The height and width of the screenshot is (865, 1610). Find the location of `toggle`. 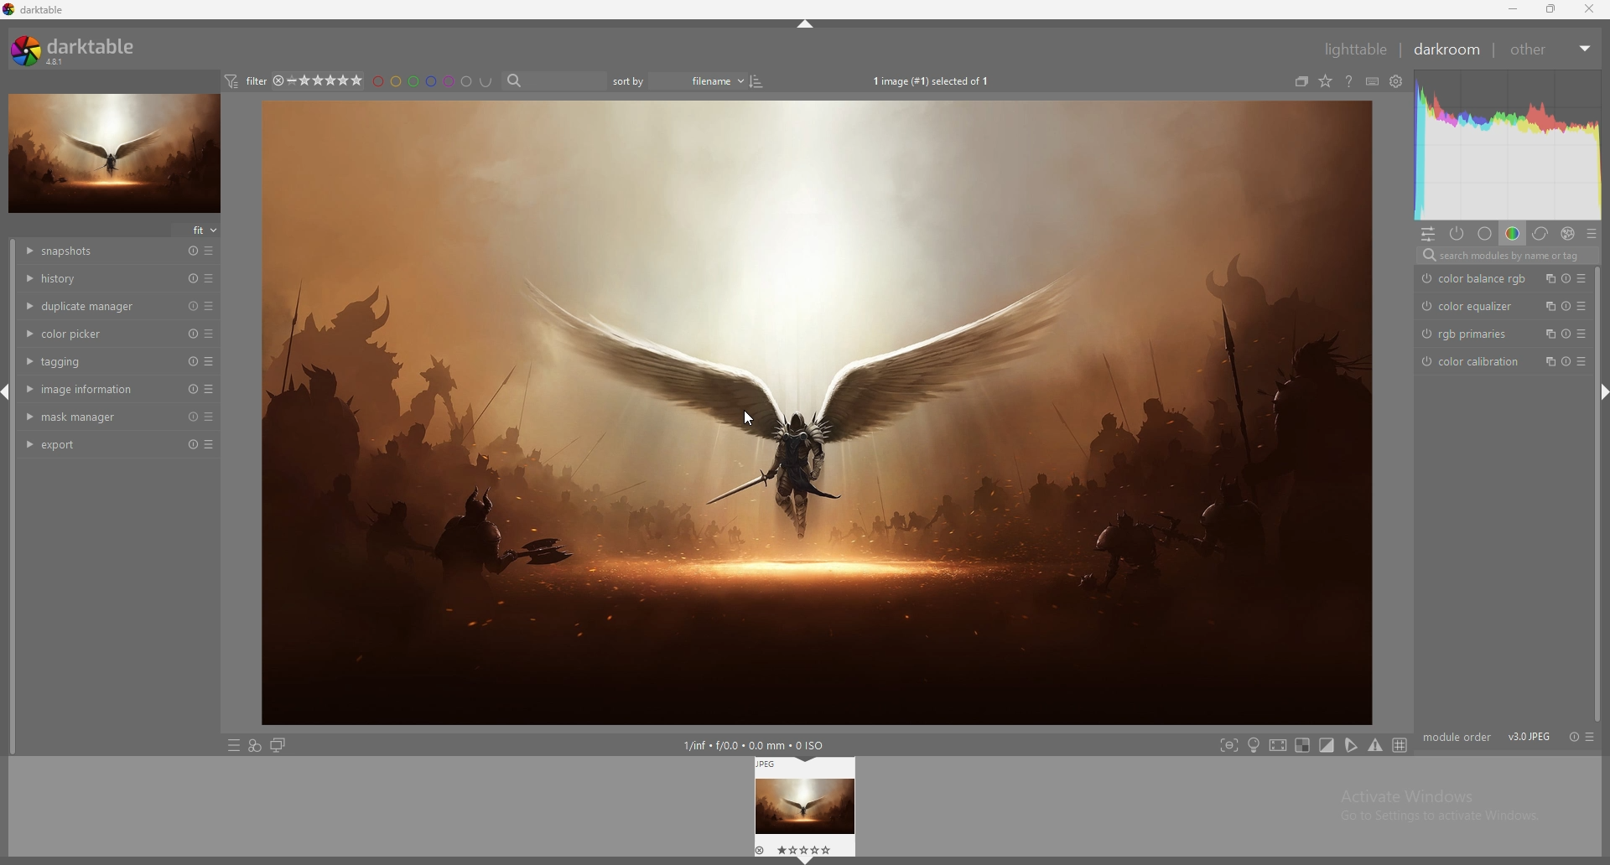

toggle is located at coordinates (763, 81).